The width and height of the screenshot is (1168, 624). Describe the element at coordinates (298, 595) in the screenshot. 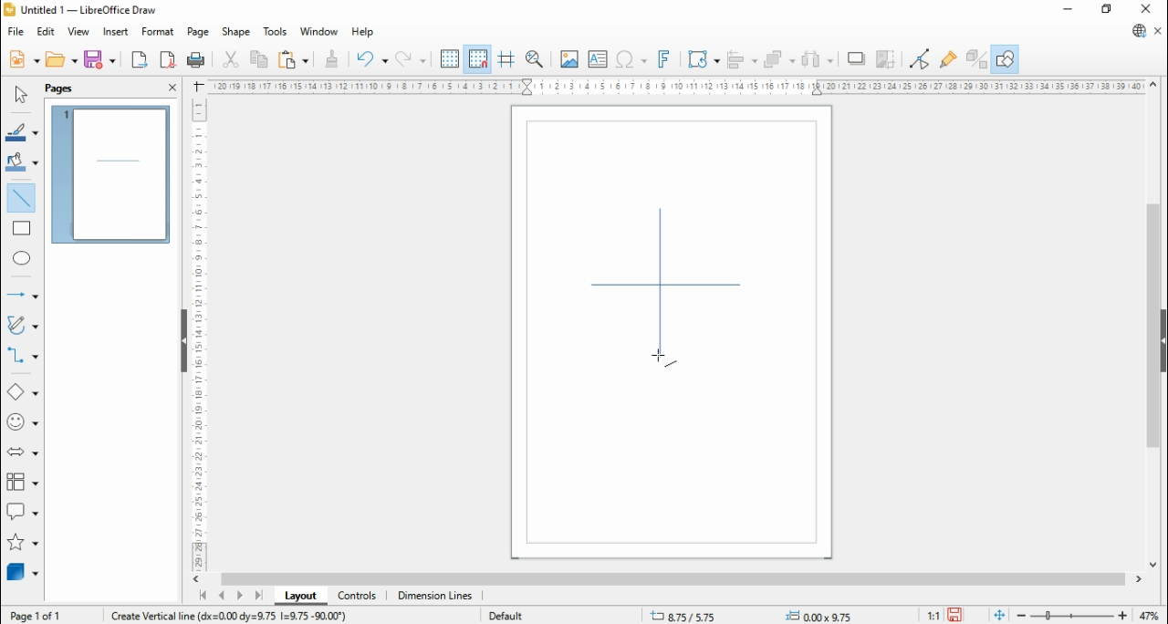

I see `layout` at that location.